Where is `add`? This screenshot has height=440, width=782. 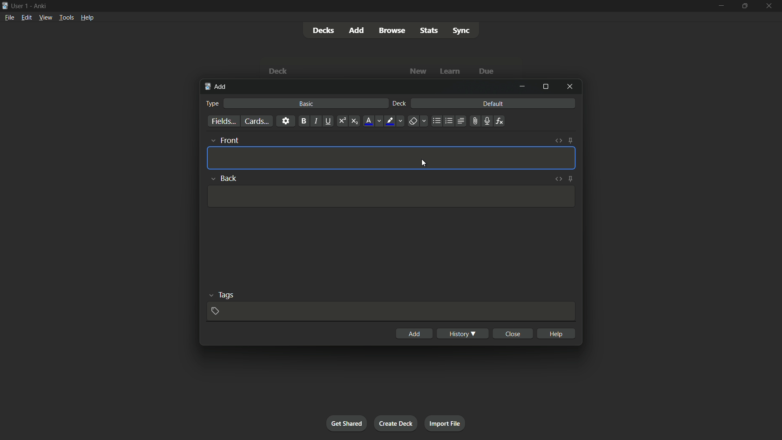
add is located at coordinates (217, 87).